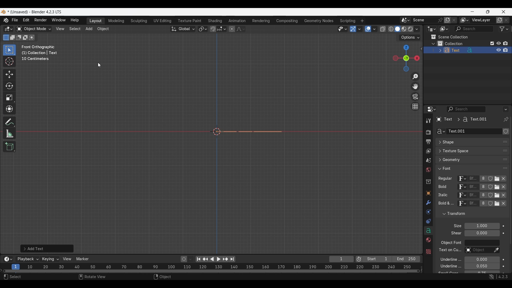 The width and height of the screenshot is (512, 288). I want to click on Scripting workspace, so click(347, 21).